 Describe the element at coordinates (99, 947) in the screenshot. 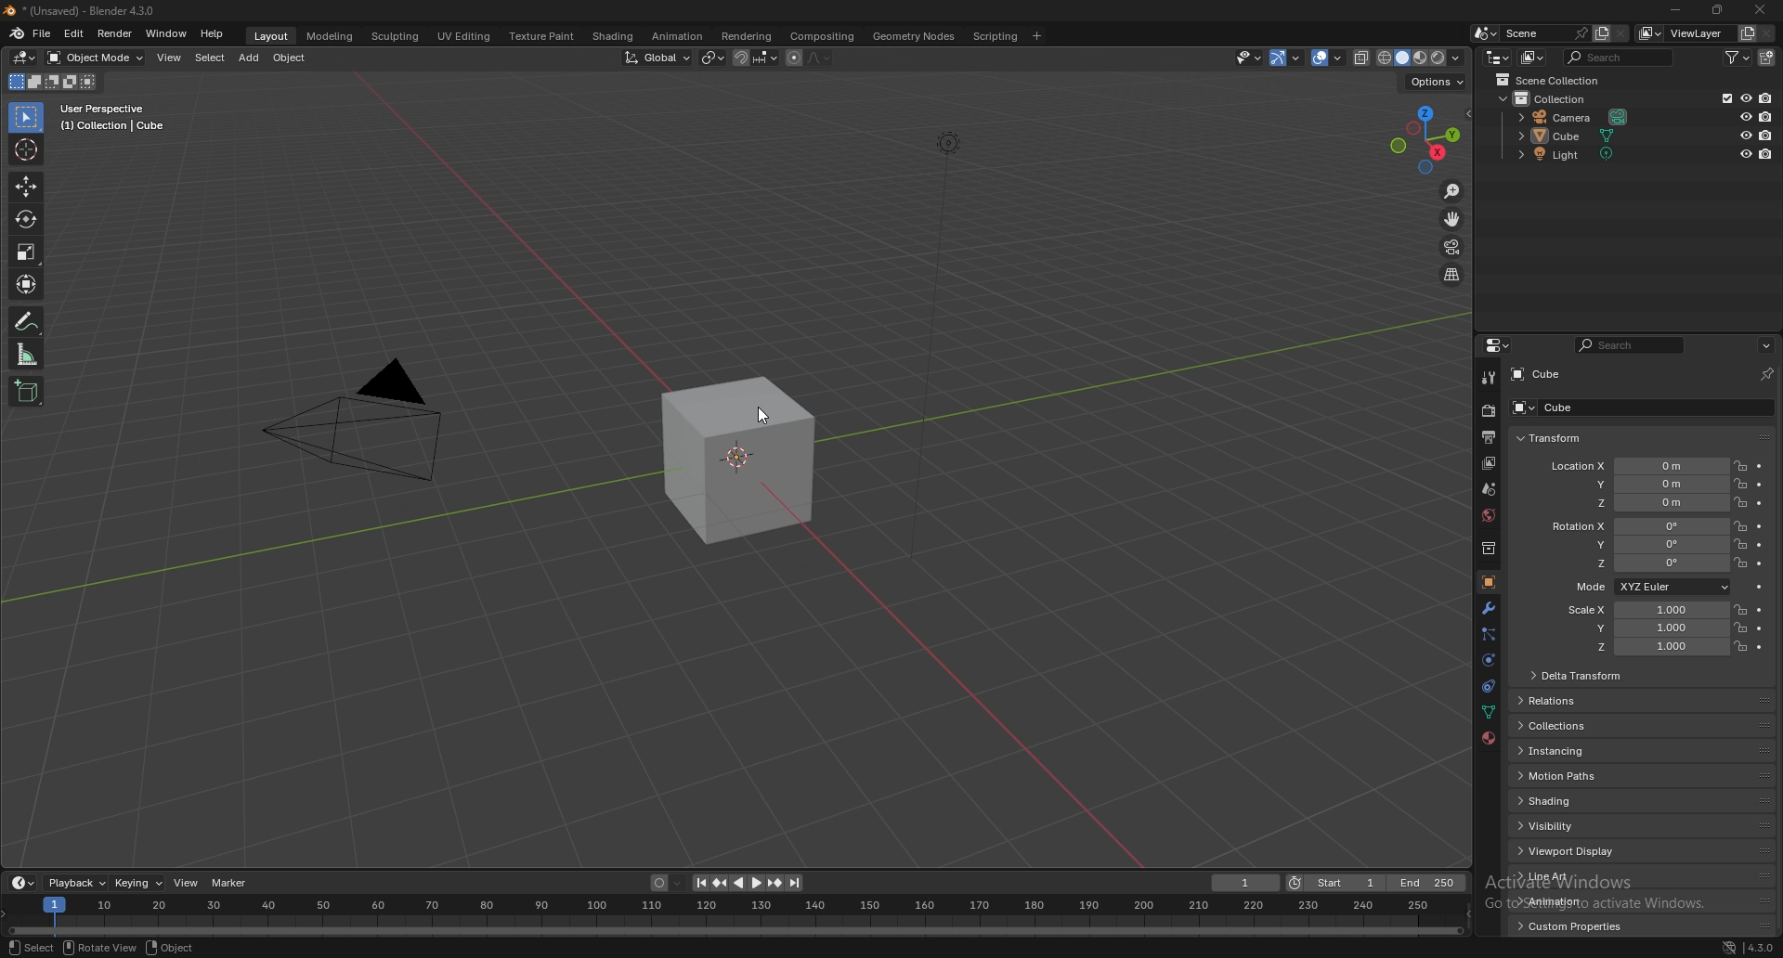

I see `rotate view` at that location.